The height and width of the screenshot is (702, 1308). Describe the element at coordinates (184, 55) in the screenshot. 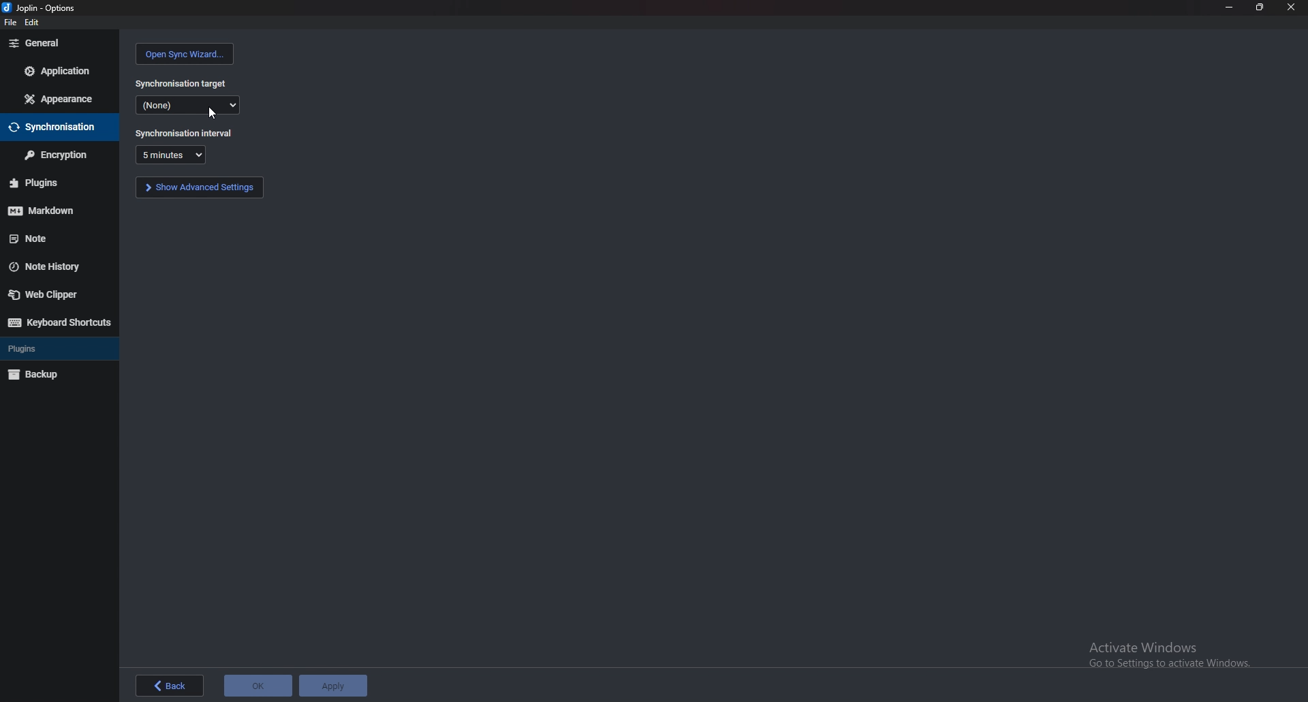

I see `open sync wizard` at that location.